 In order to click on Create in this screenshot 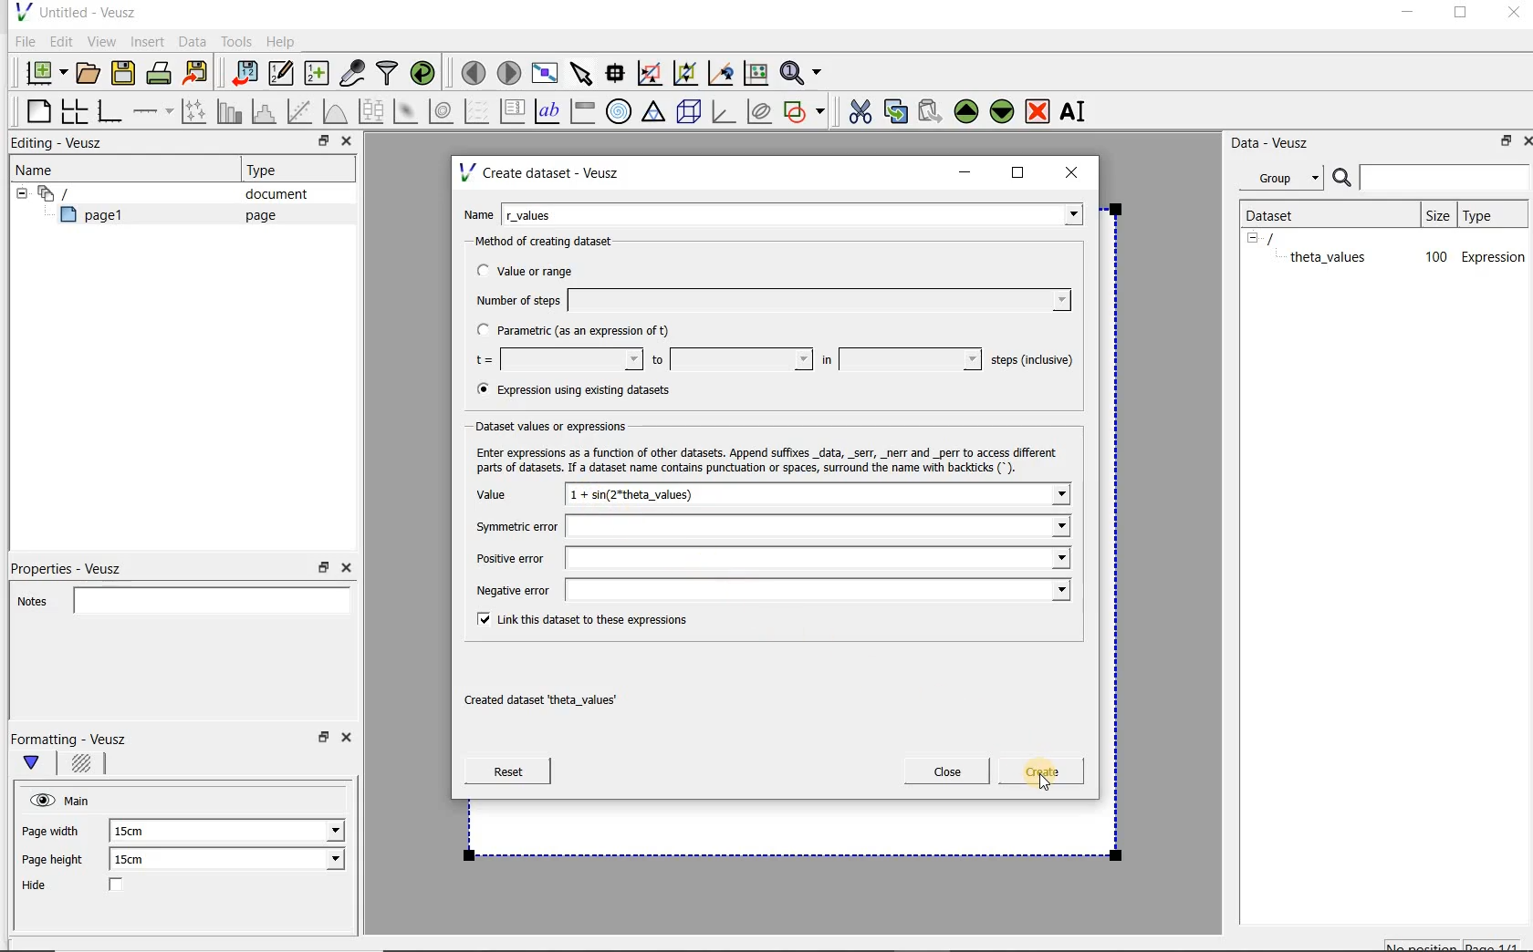, I will do `click(1036, 774)`.